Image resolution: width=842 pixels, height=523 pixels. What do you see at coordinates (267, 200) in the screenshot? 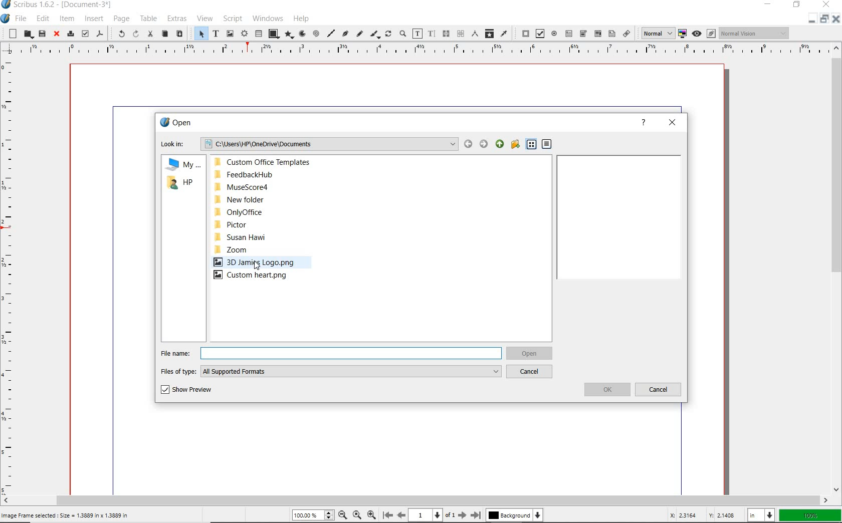
I see `New folder` at bounding box center [267, 200].